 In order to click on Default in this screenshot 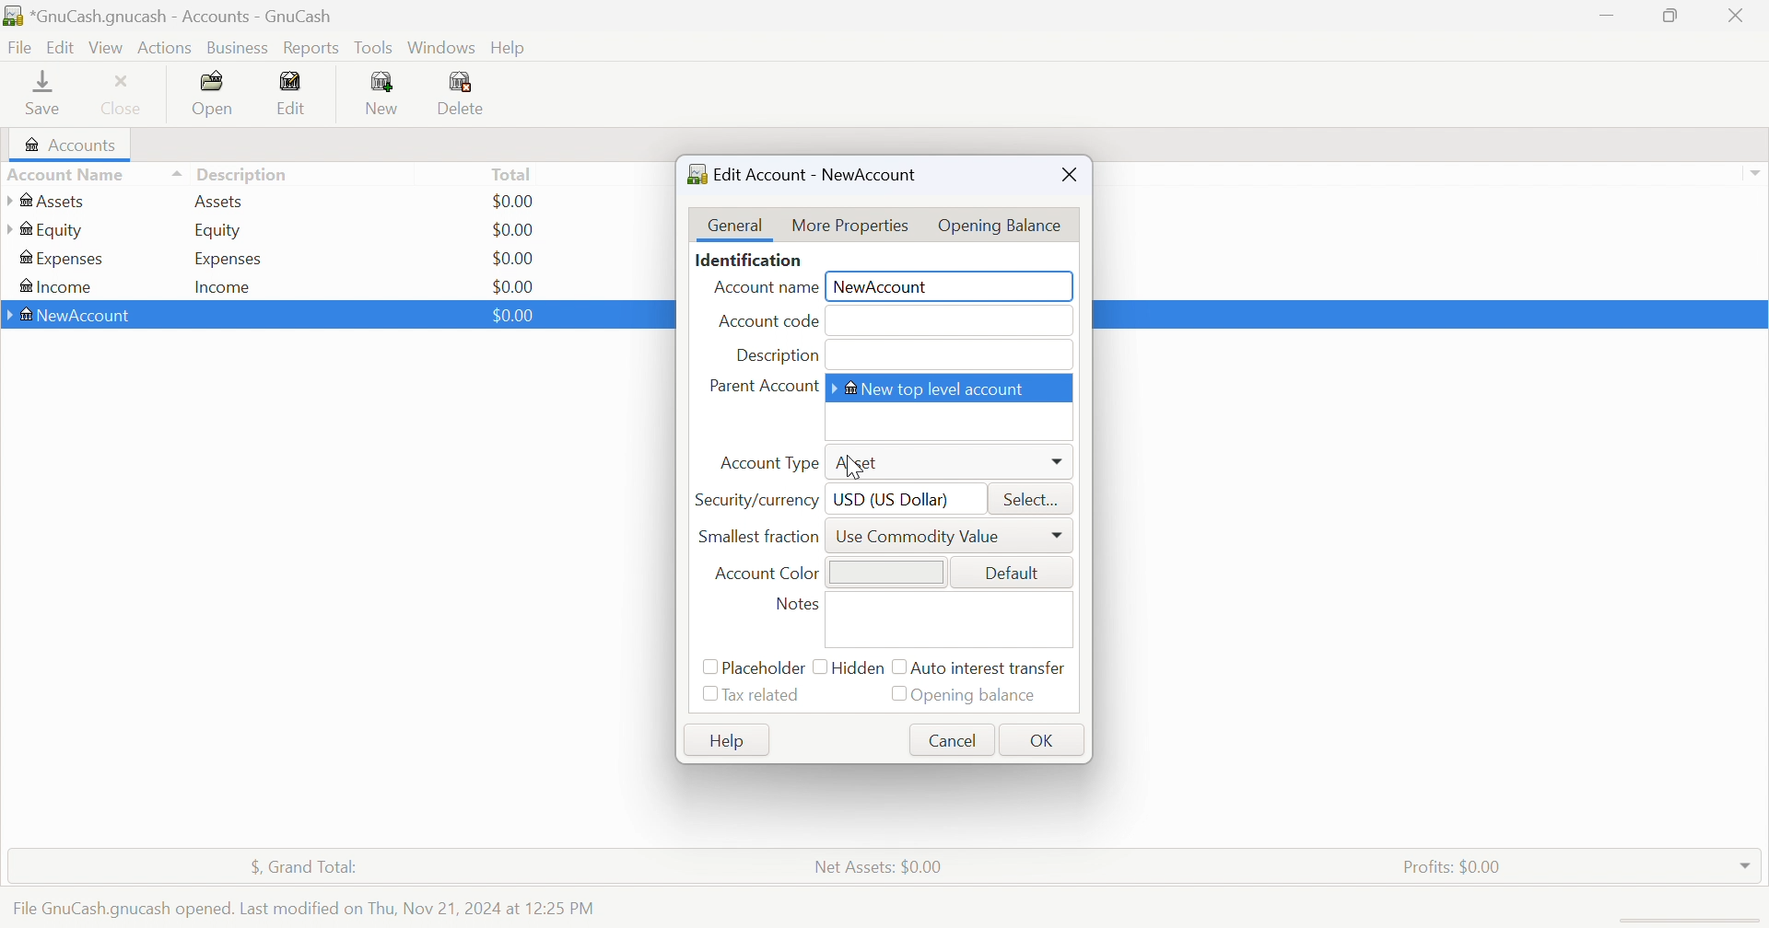, I will do `click(1016, 574)`.